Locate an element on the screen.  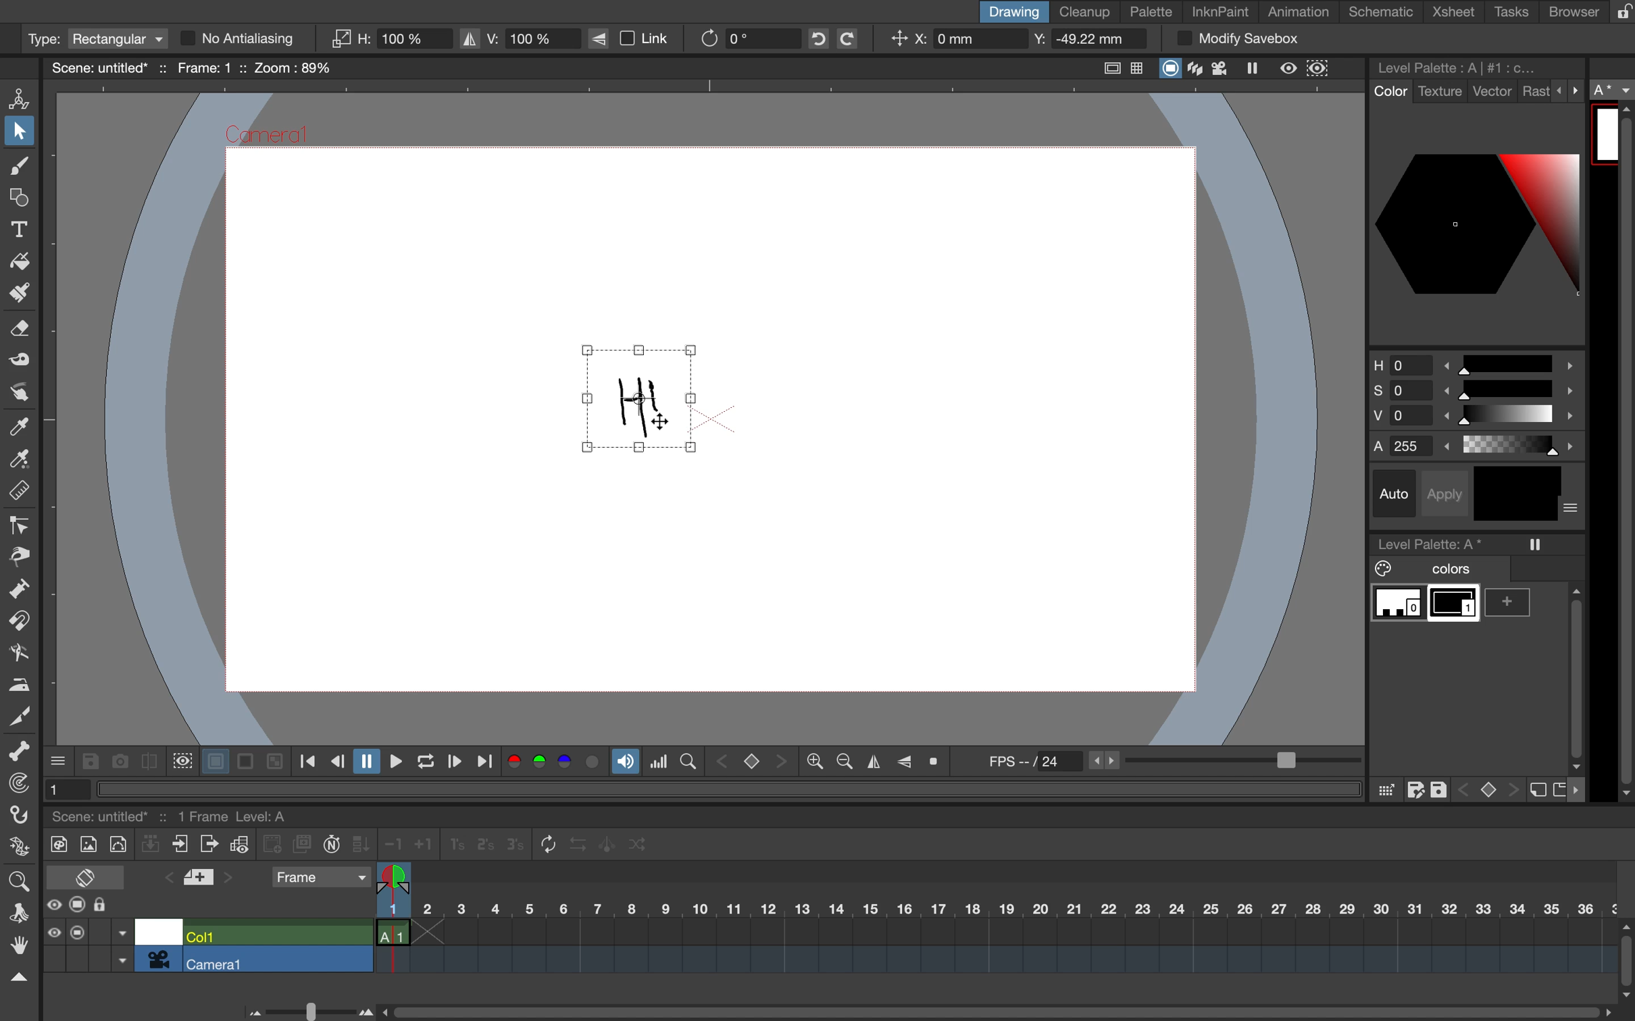
horizontal scaling is located at coordinates (391, 38).